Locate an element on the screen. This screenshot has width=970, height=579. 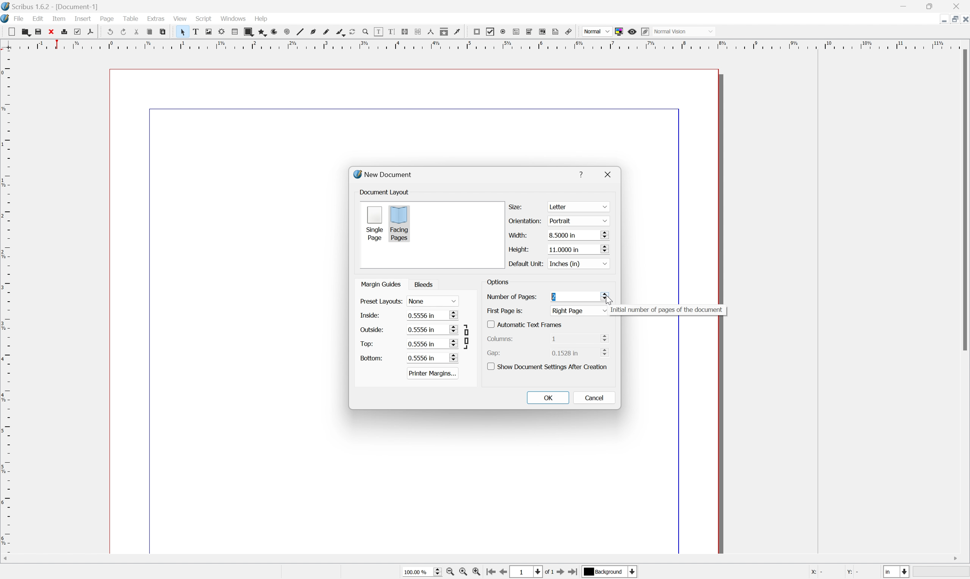
0.5556 in is located at coordinates (432, 330).